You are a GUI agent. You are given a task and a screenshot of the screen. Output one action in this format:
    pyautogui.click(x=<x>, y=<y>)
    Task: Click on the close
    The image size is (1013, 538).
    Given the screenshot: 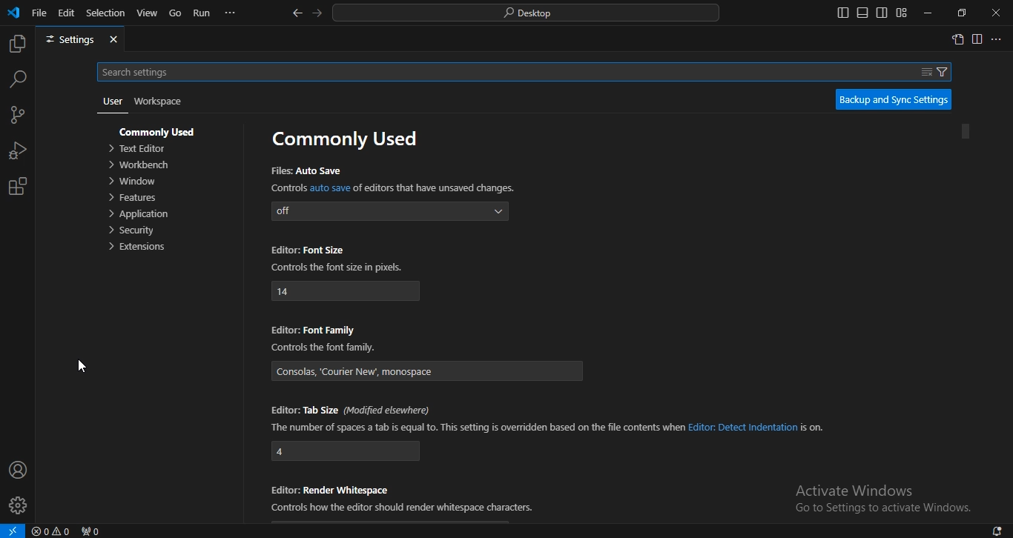 What is the action you would take?
    pyautogui.click(x=997, y=12)
    